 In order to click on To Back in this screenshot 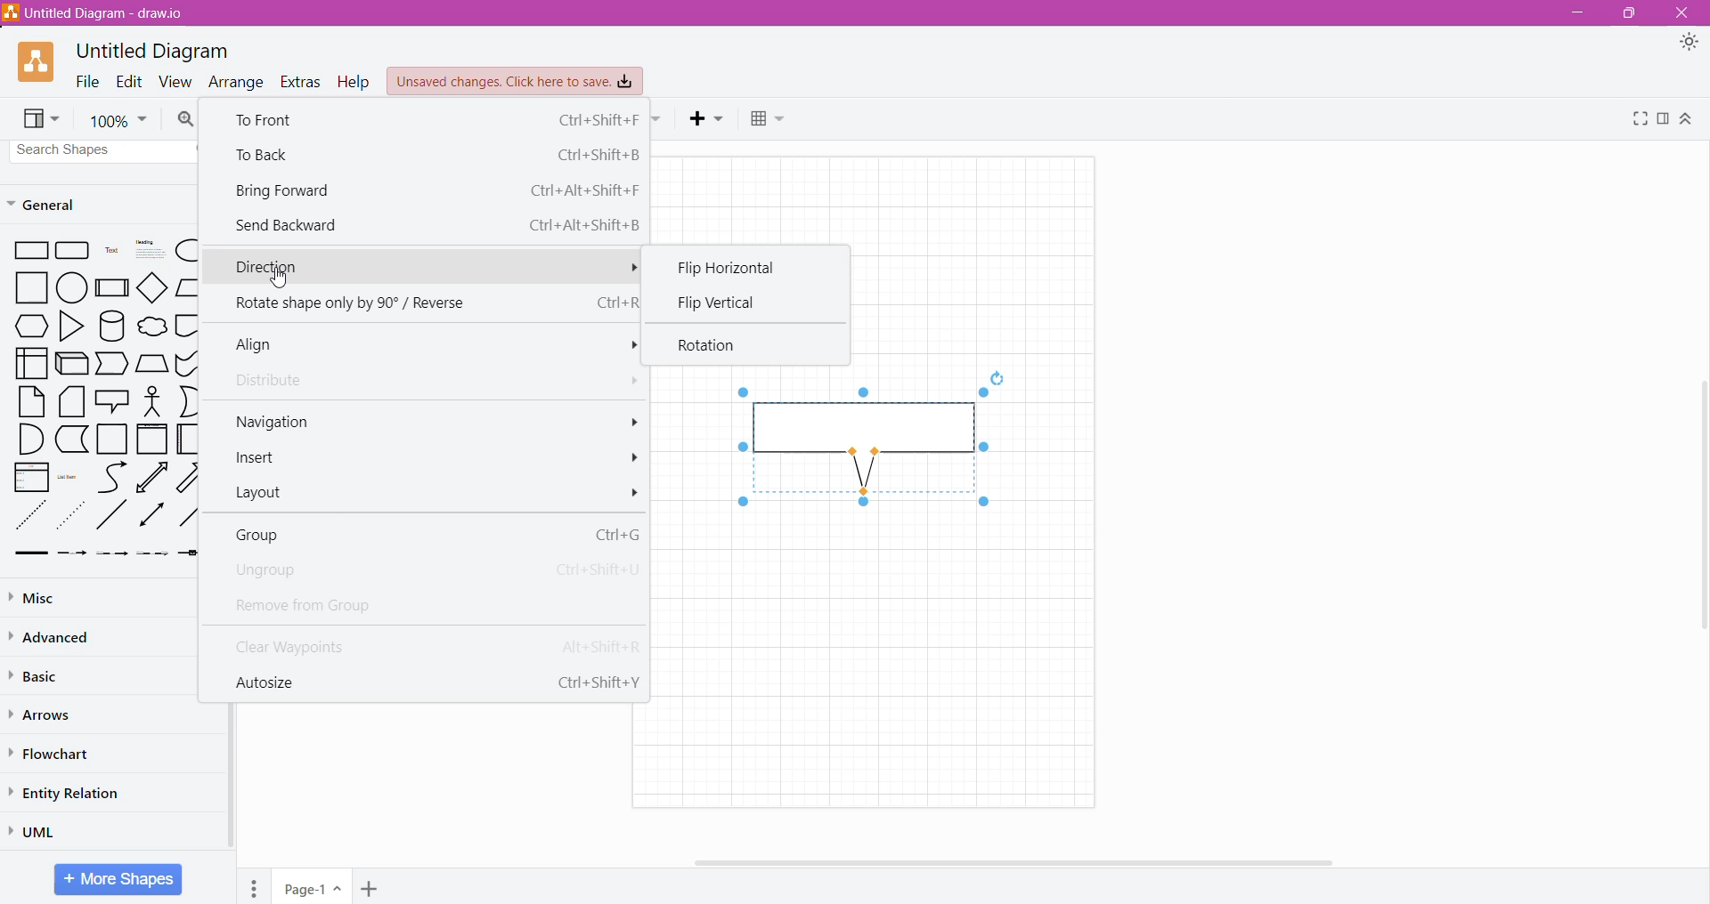, I will do `click(435, 154)`.